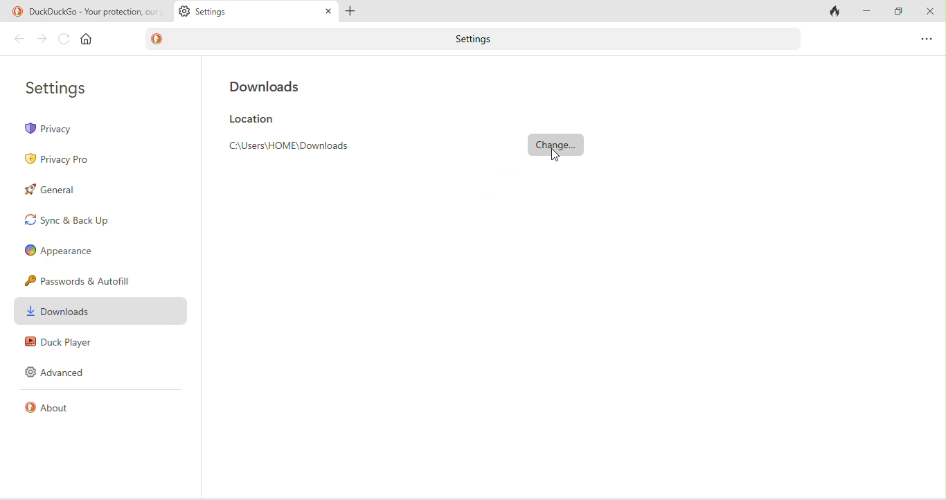 The height and width of the screenshot is (500, 946). What do you see at coordinates (89, 39) in the screenshot?
I see `home` at bounding box center [89, 39].